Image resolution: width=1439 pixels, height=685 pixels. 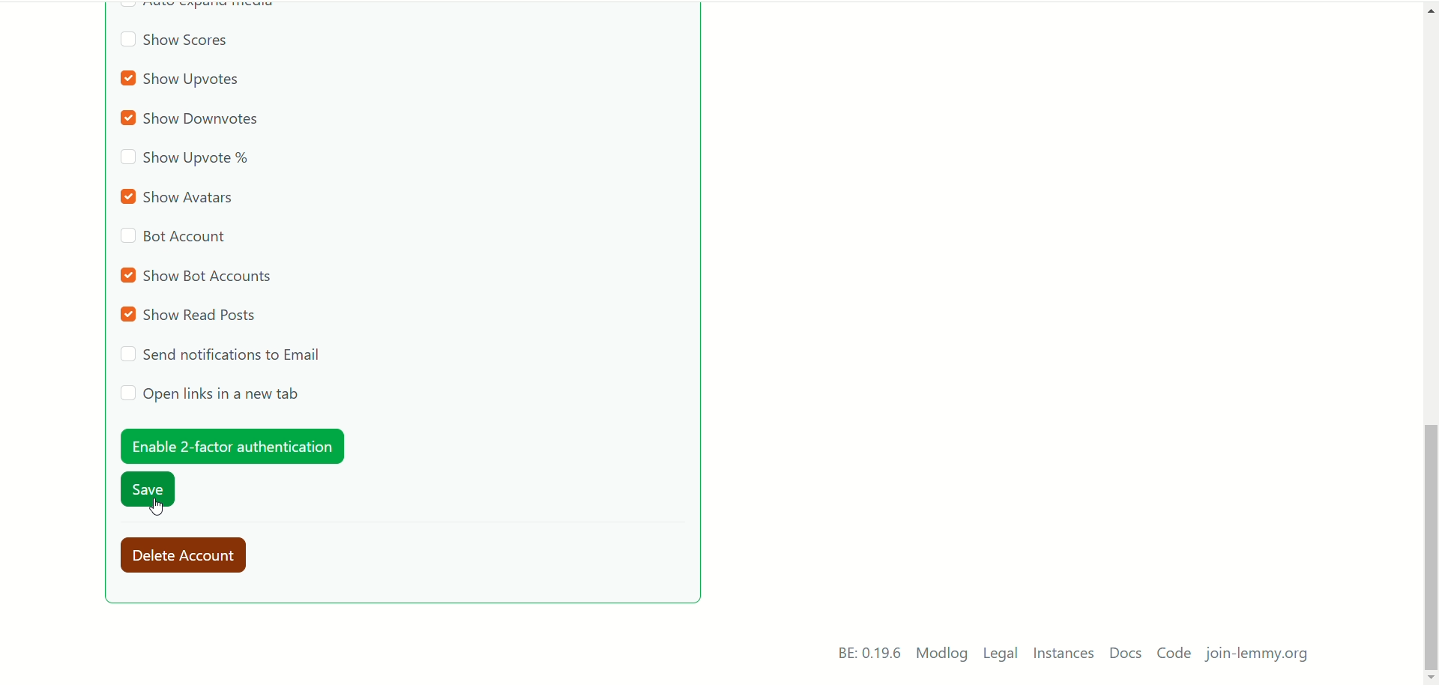 What do you see at coordinates (1174, 655) in the screenshot?
I see `code` at bounding box center [1174, 655].